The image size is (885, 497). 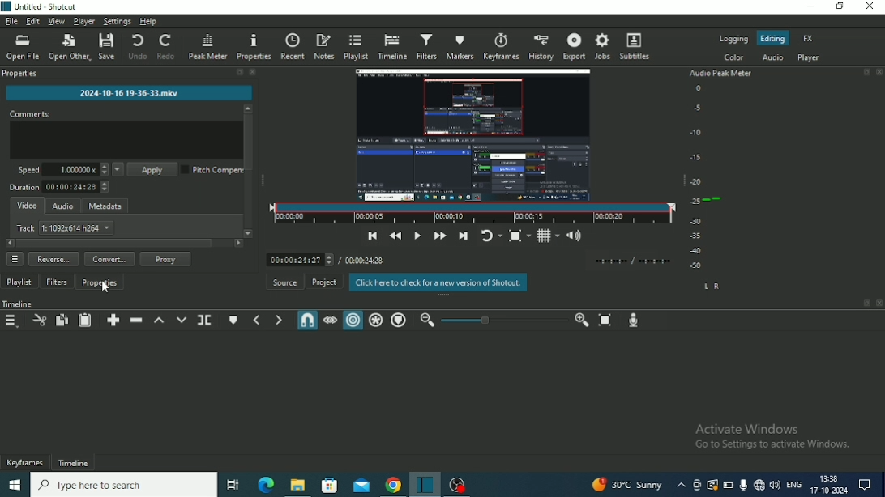 I want to click on Editing, so click(x=774, y=38).